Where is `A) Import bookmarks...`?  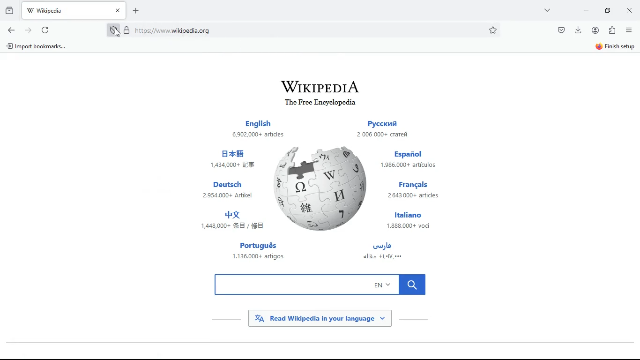
A) Import bookmarks... is located at coordinates (36, 46).